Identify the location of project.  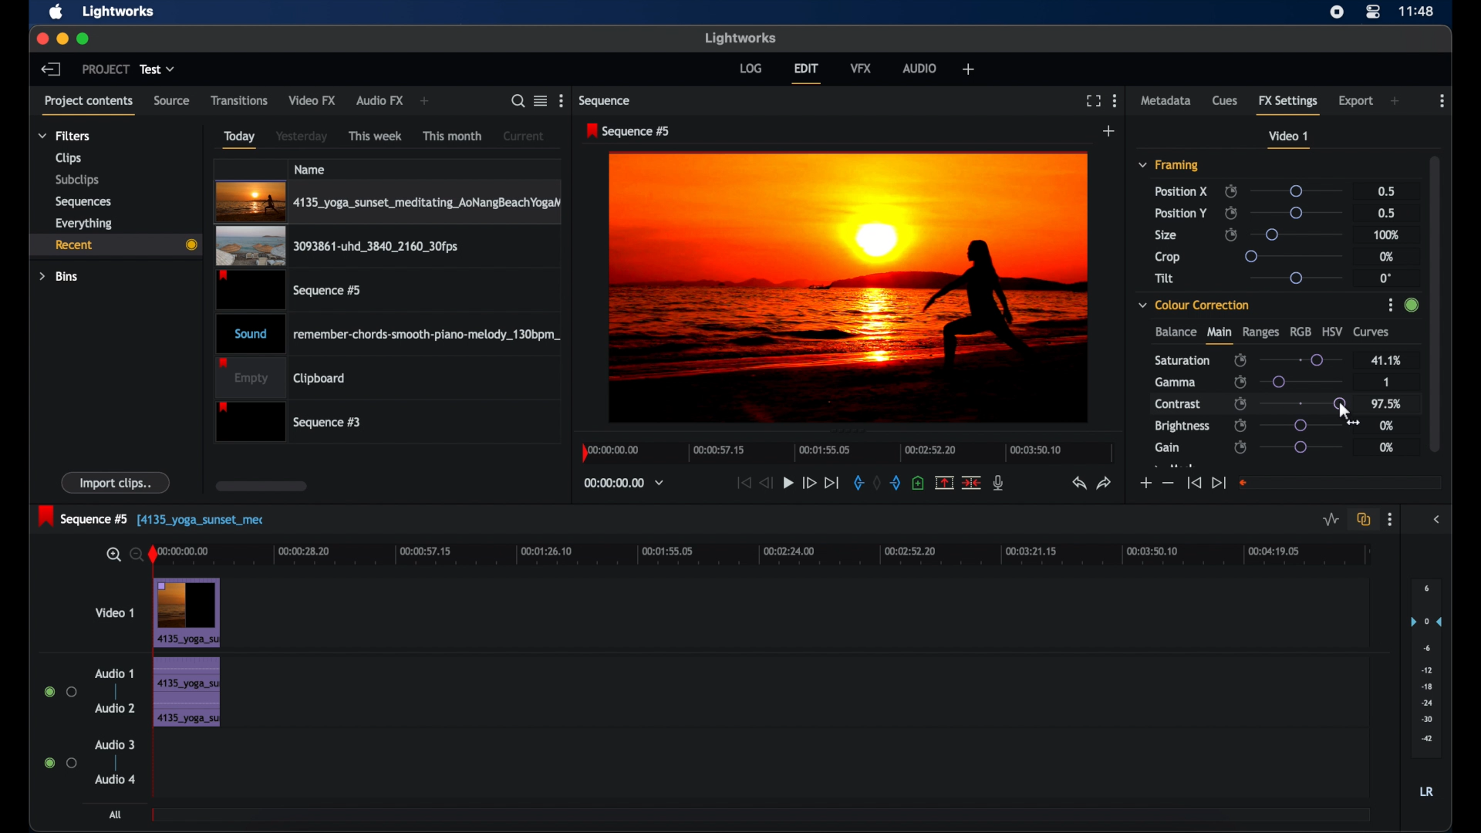
(106, 69).